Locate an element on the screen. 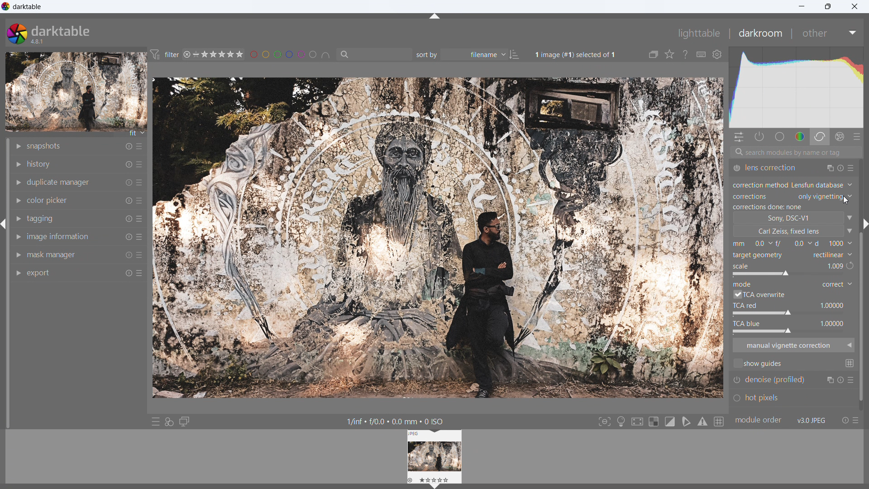 Image resolution: width=869 pixels, height=489 pixels. camera type is located at coordinates (794, 218).